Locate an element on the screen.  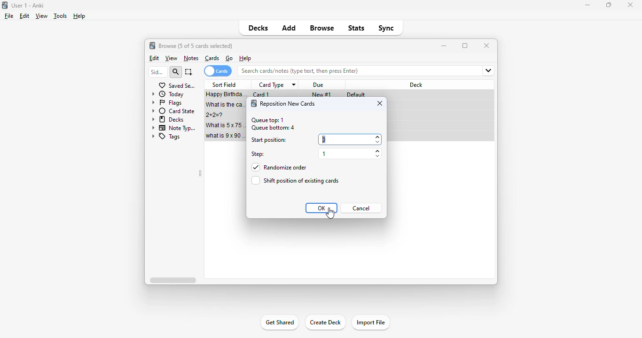
today is located at coordinates (167, 94).